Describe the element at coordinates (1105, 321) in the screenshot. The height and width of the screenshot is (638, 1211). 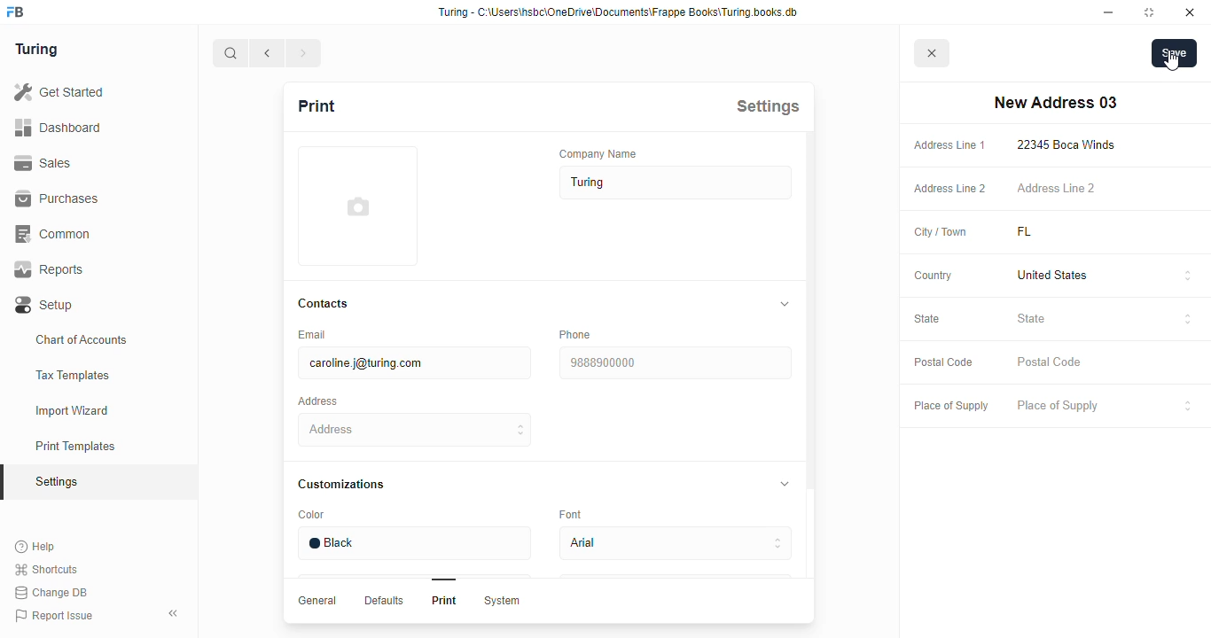
I see `state` at that location.